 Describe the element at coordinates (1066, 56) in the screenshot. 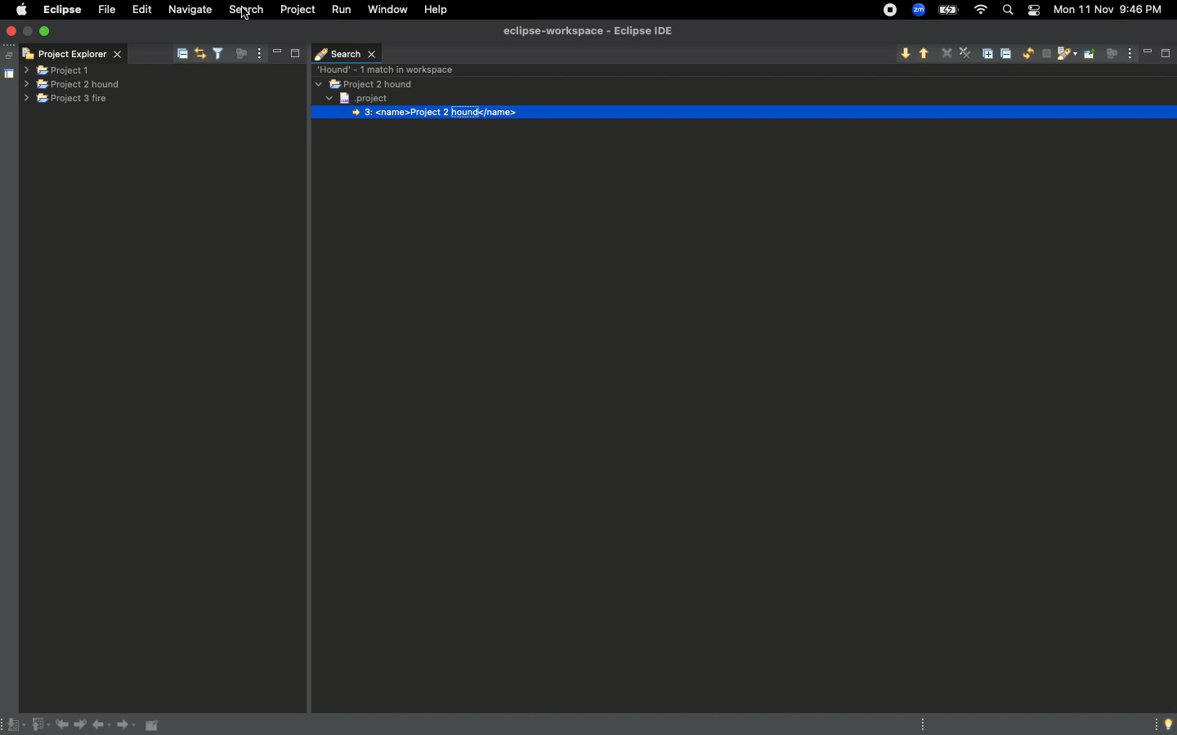

I see `Show previous searches` at that location.